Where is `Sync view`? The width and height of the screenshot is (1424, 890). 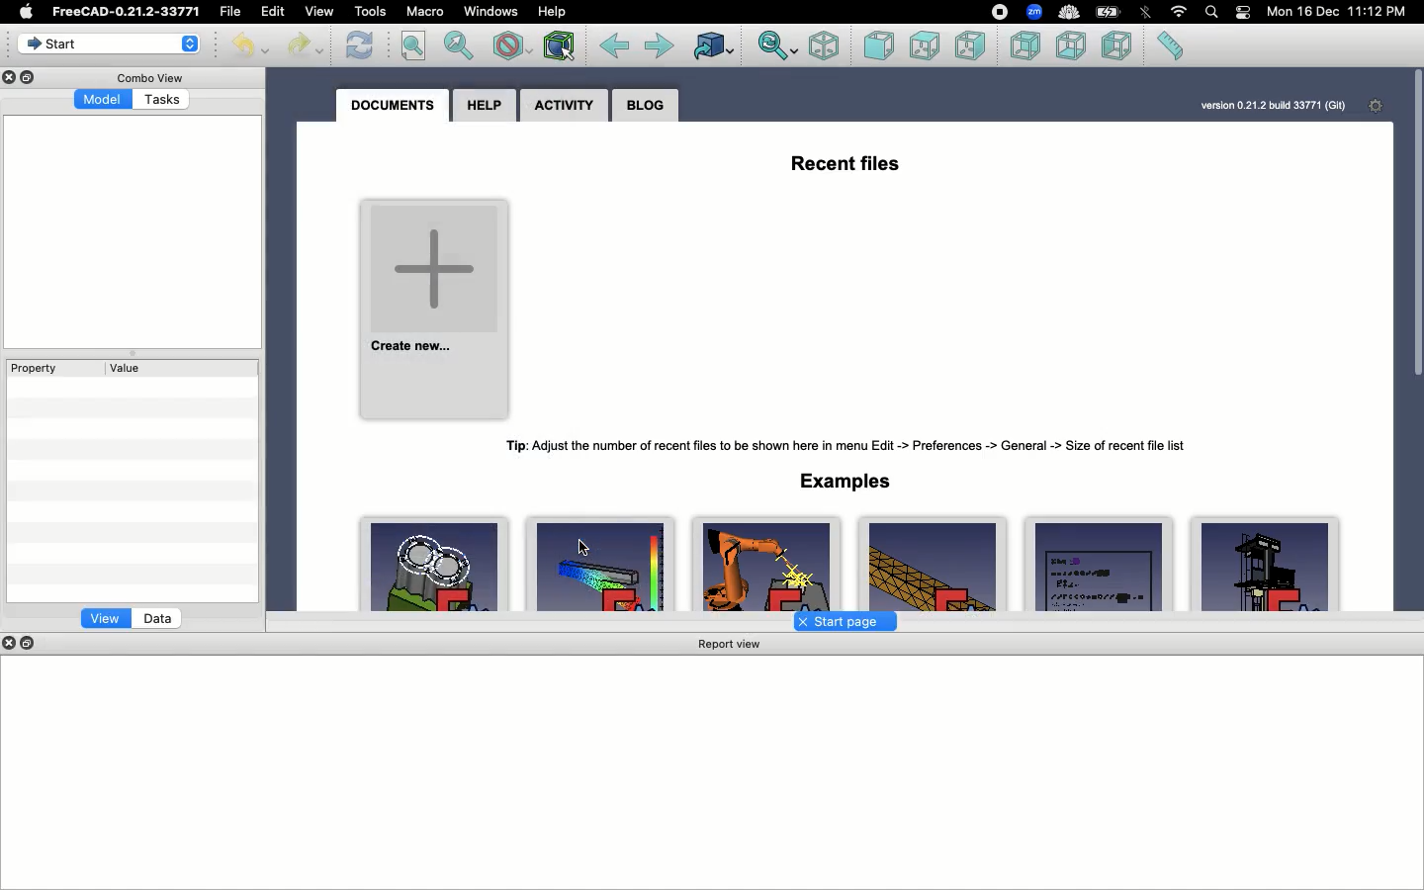
Sync view is located at coordinates (779, 47).